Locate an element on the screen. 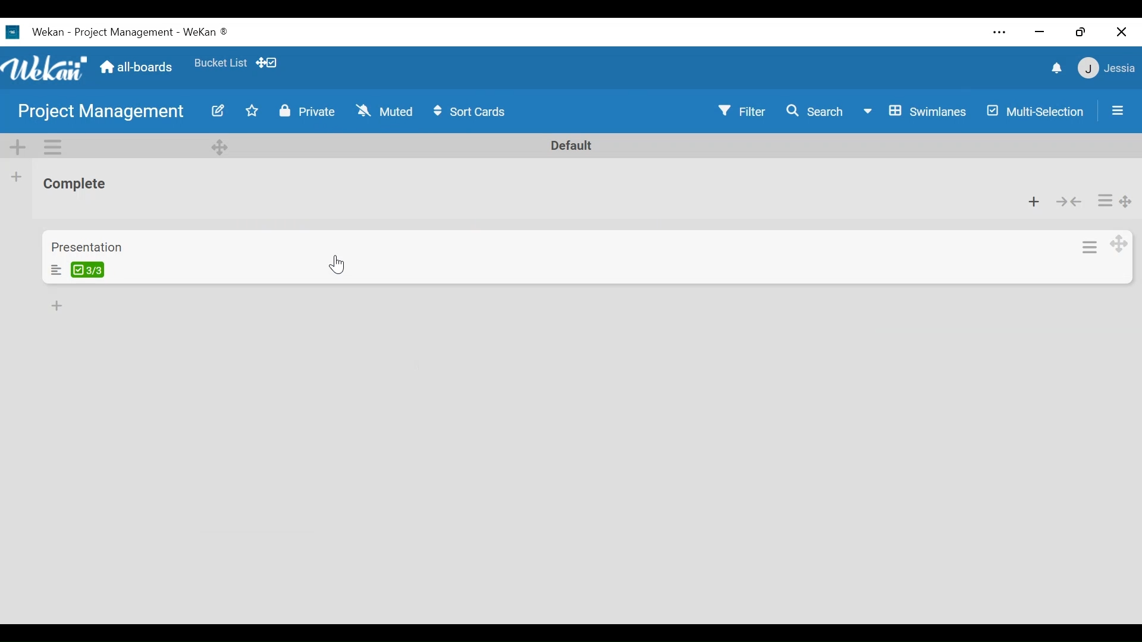 This screenshot has width=1142, height=642. Add List is located at coordinates (17, 177).